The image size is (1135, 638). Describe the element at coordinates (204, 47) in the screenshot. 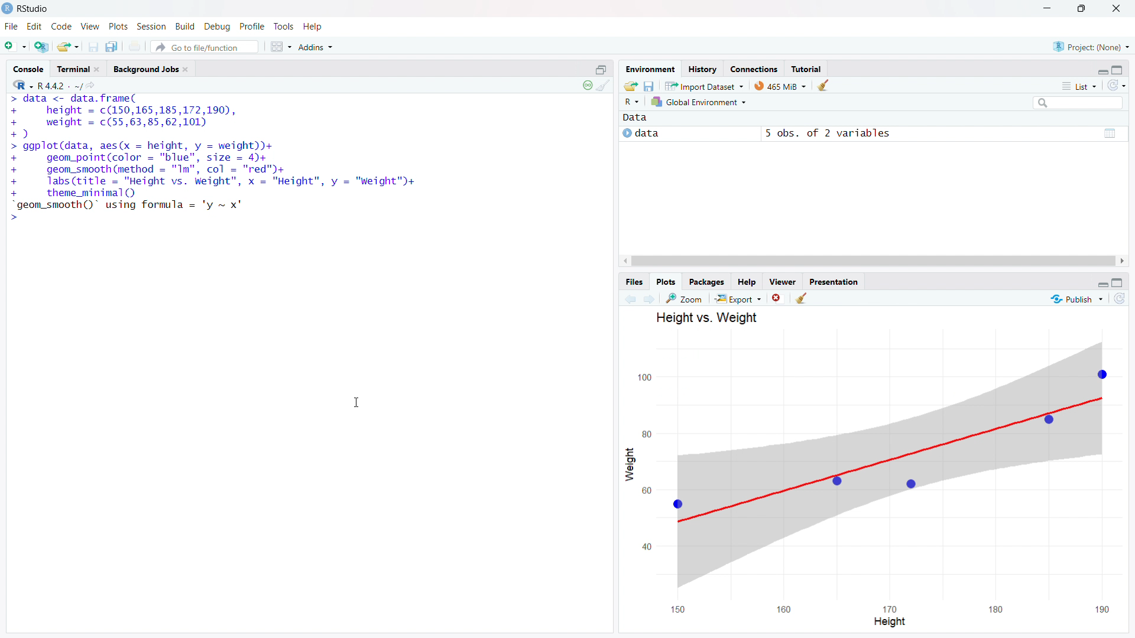

I see `go to file/function` at that location.